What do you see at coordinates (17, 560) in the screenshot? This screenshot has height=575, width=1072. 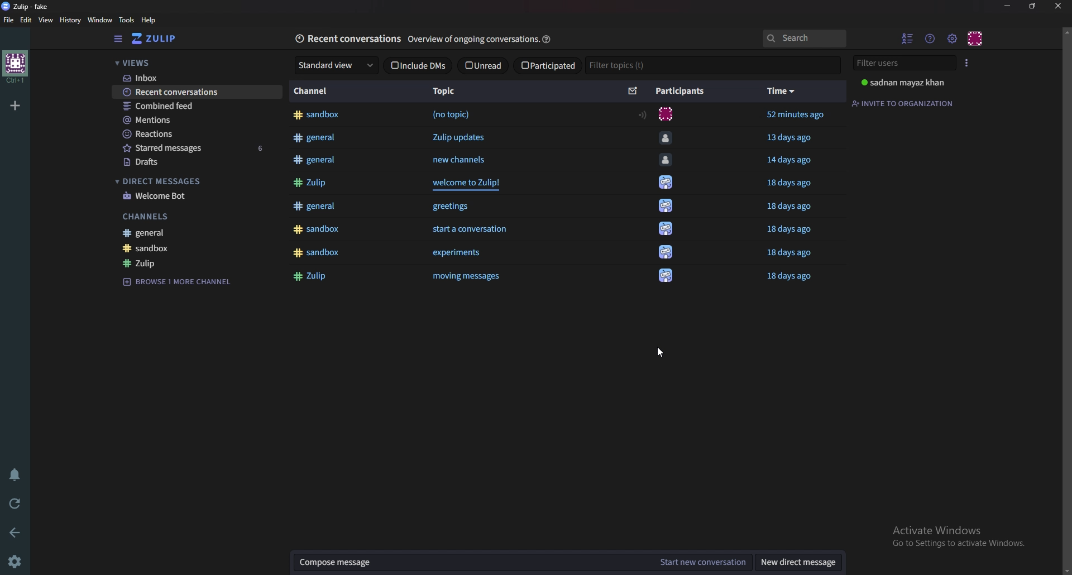 I see `settings` at bounding box center [17, 560].